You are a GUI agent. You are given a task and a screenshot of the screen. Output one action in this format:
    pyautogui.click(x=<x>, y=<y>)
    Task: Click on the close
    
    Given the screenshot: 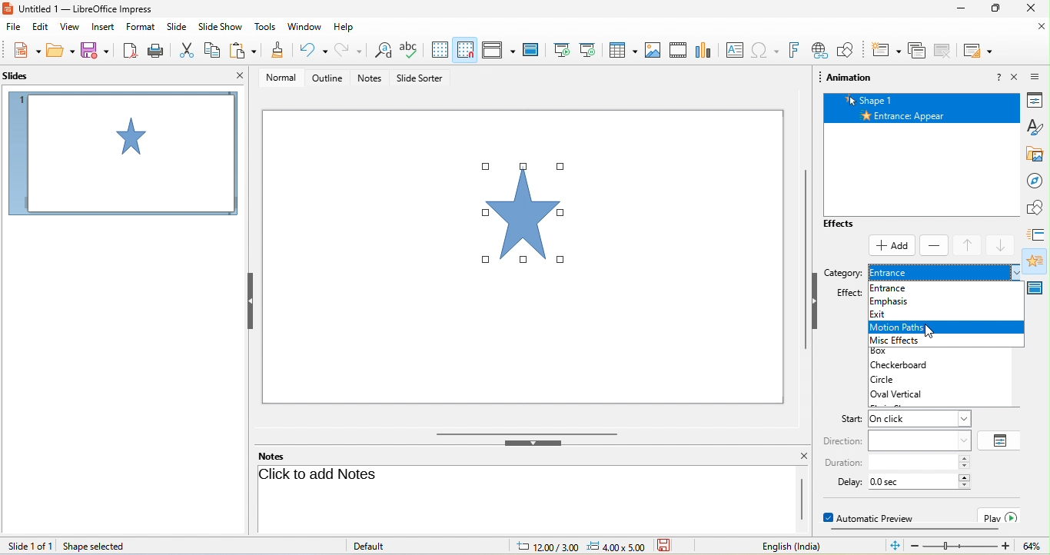 What is the action you would take?
    pyautogui.click(x=237, y=76)
    